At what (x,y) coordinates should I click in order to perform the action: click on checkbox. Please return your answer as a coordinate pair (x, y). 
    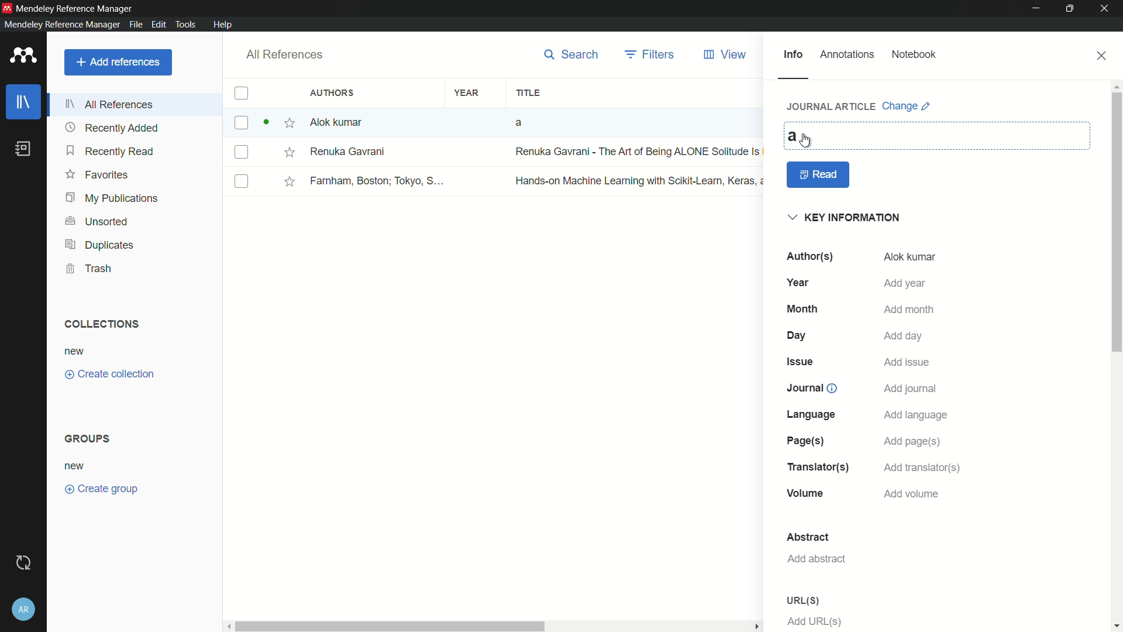
    Looking at the image, I should click on (241, 94).